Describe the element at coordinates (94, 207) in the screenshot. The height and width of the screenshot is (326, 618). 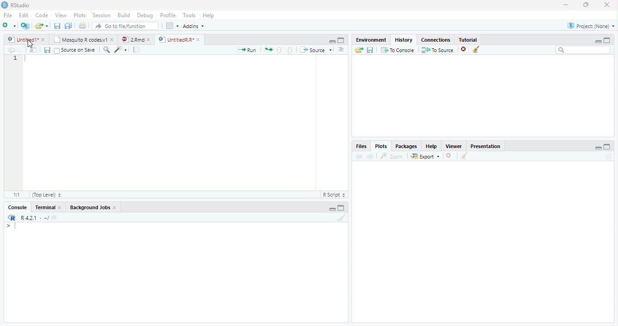
I see `Background Jobs` at that location.